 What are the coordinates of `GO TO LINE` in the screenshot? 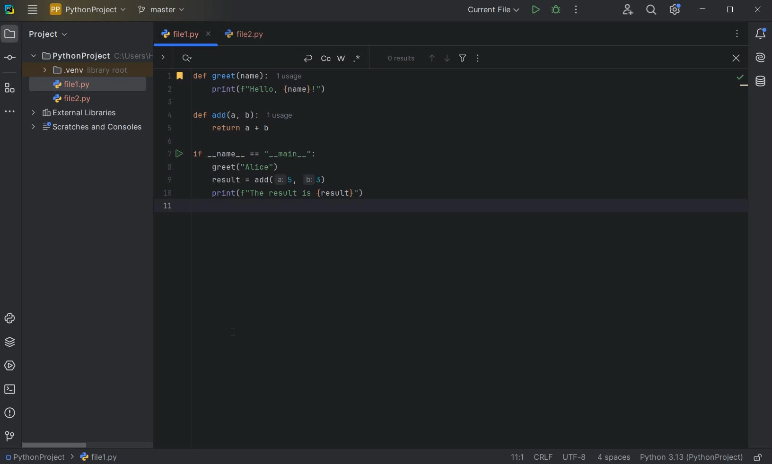 It's located at (516, 456).